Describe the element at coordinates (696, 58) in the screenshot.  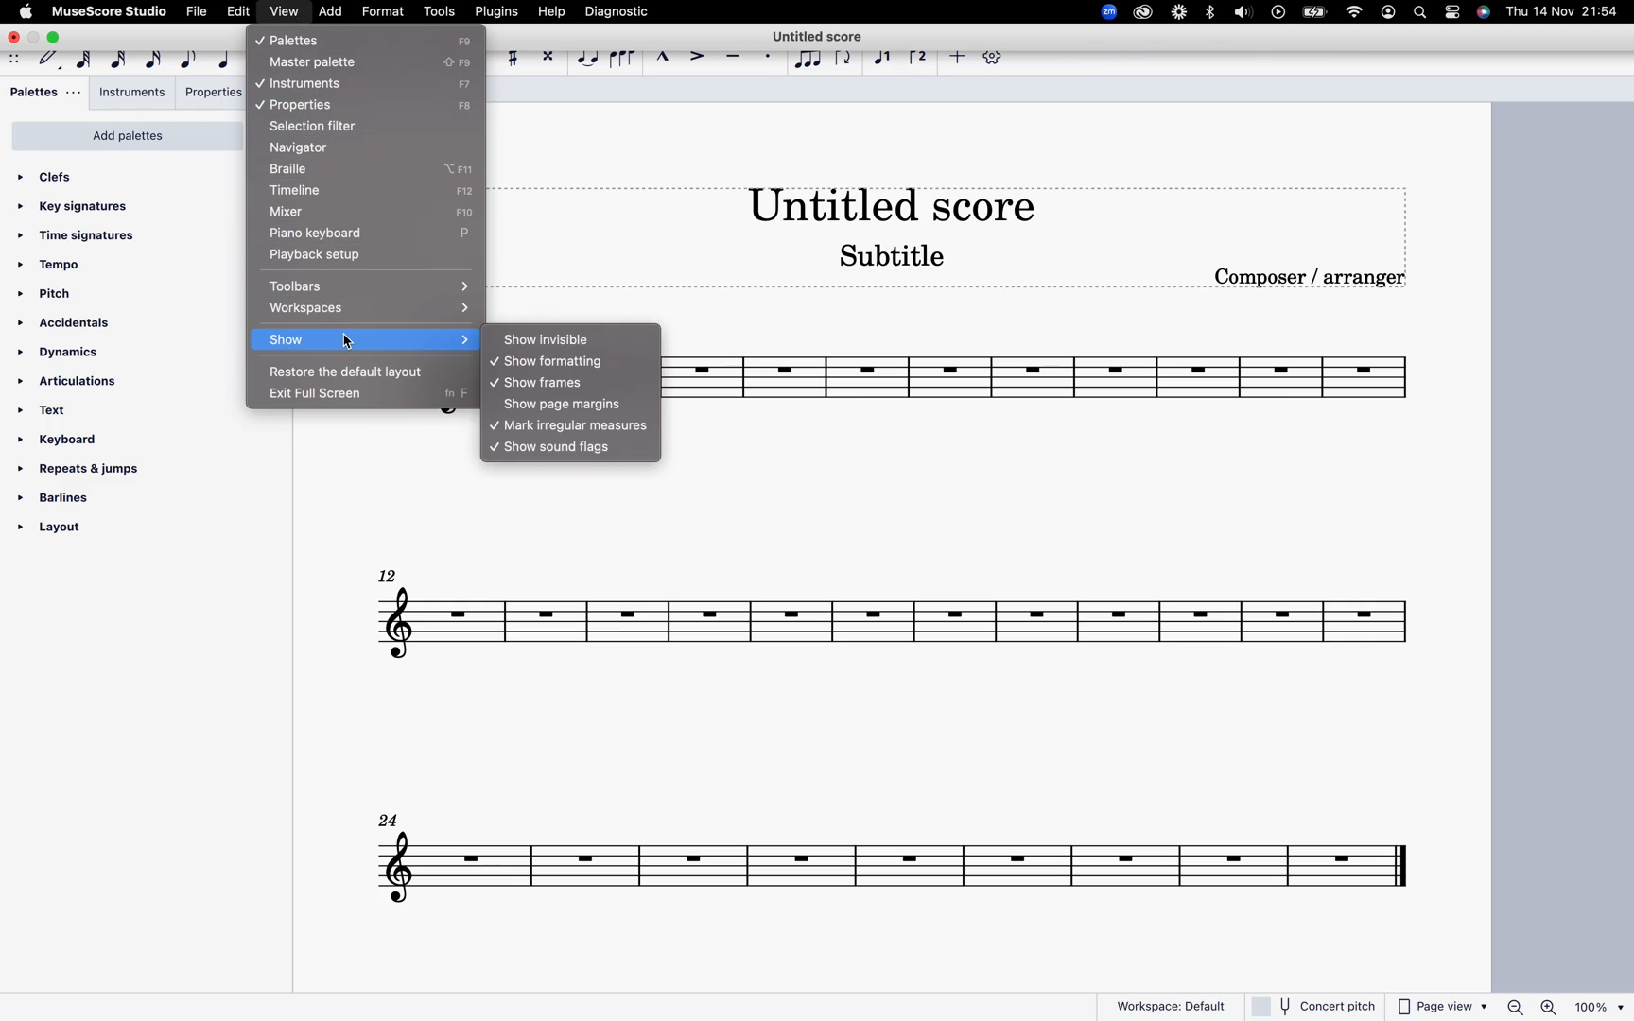
I see `accent` at that location.